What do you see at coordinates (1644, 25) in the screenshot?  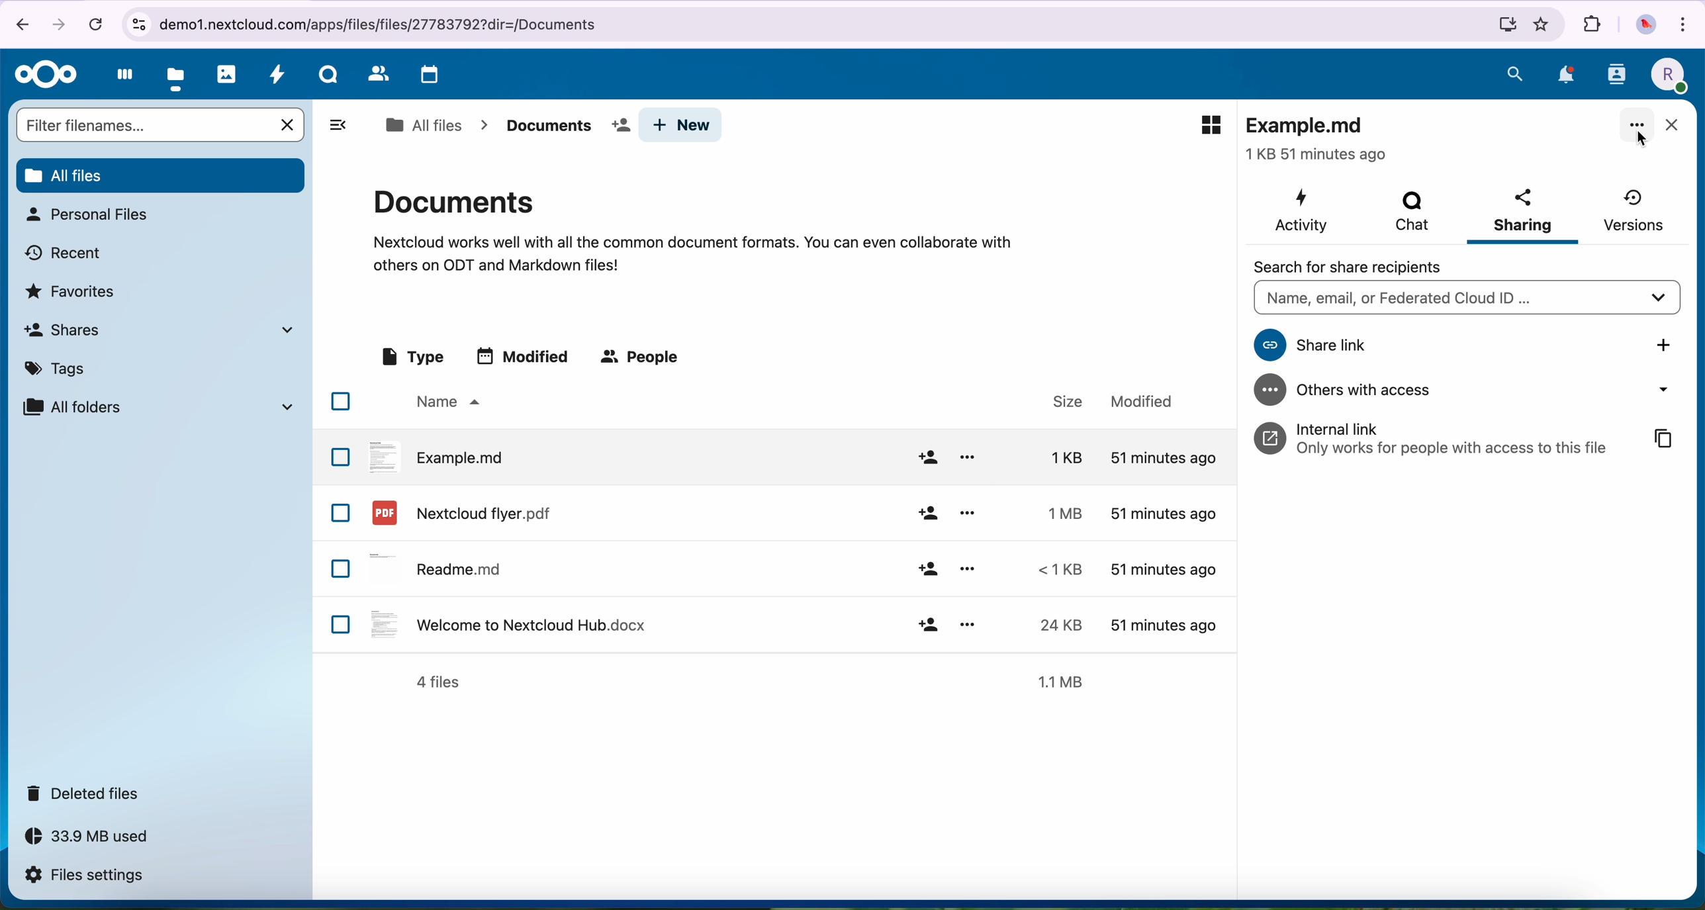 I see `profile picture` at bounding box center [1644, 25].